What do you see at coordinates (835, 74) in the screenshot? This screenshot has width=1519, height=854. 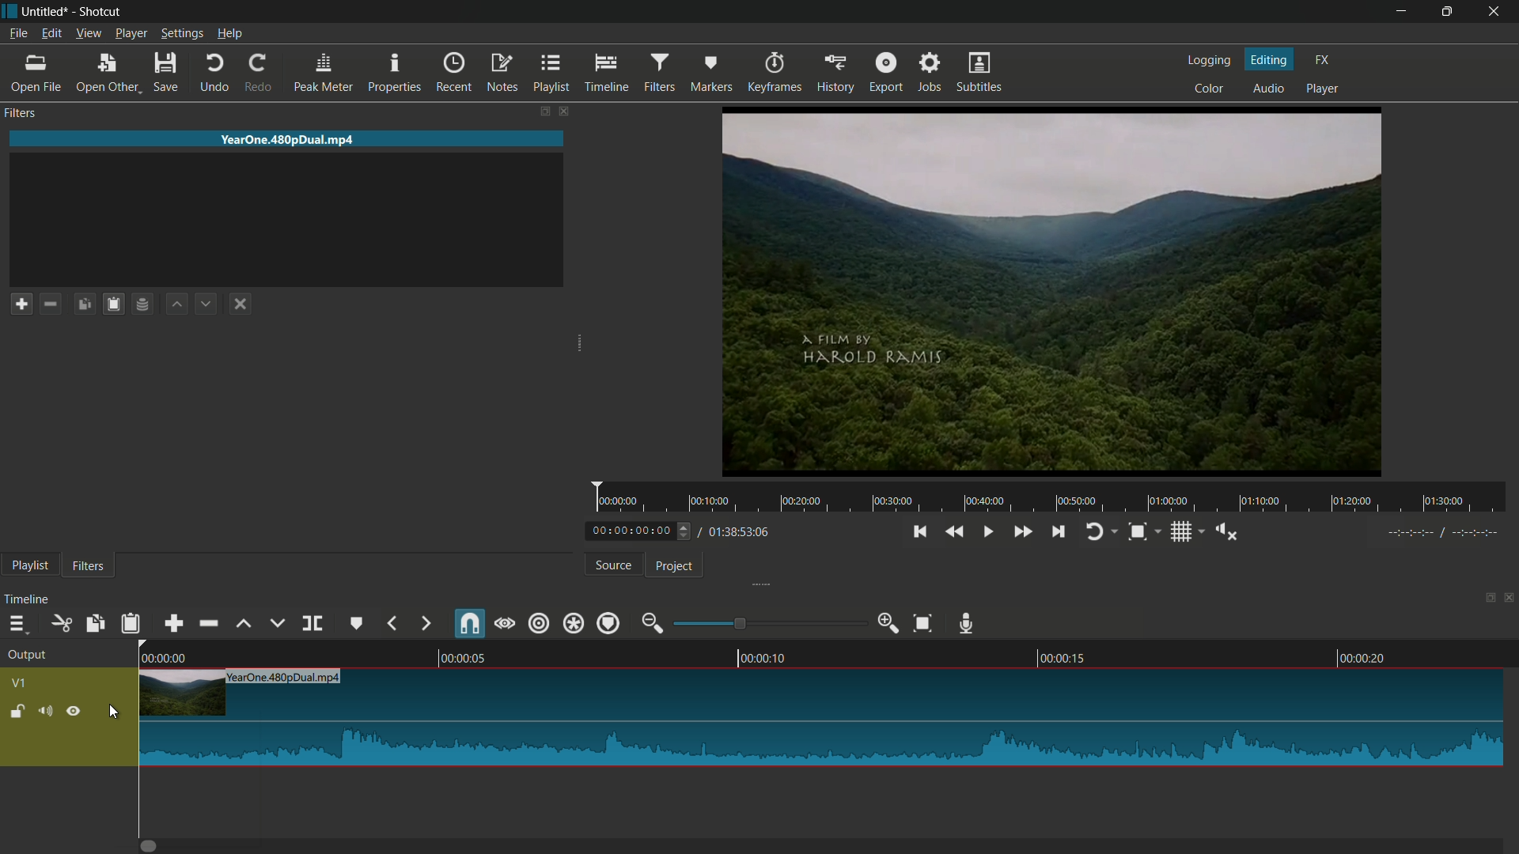 I see `history` at bounding box center [835, 74].